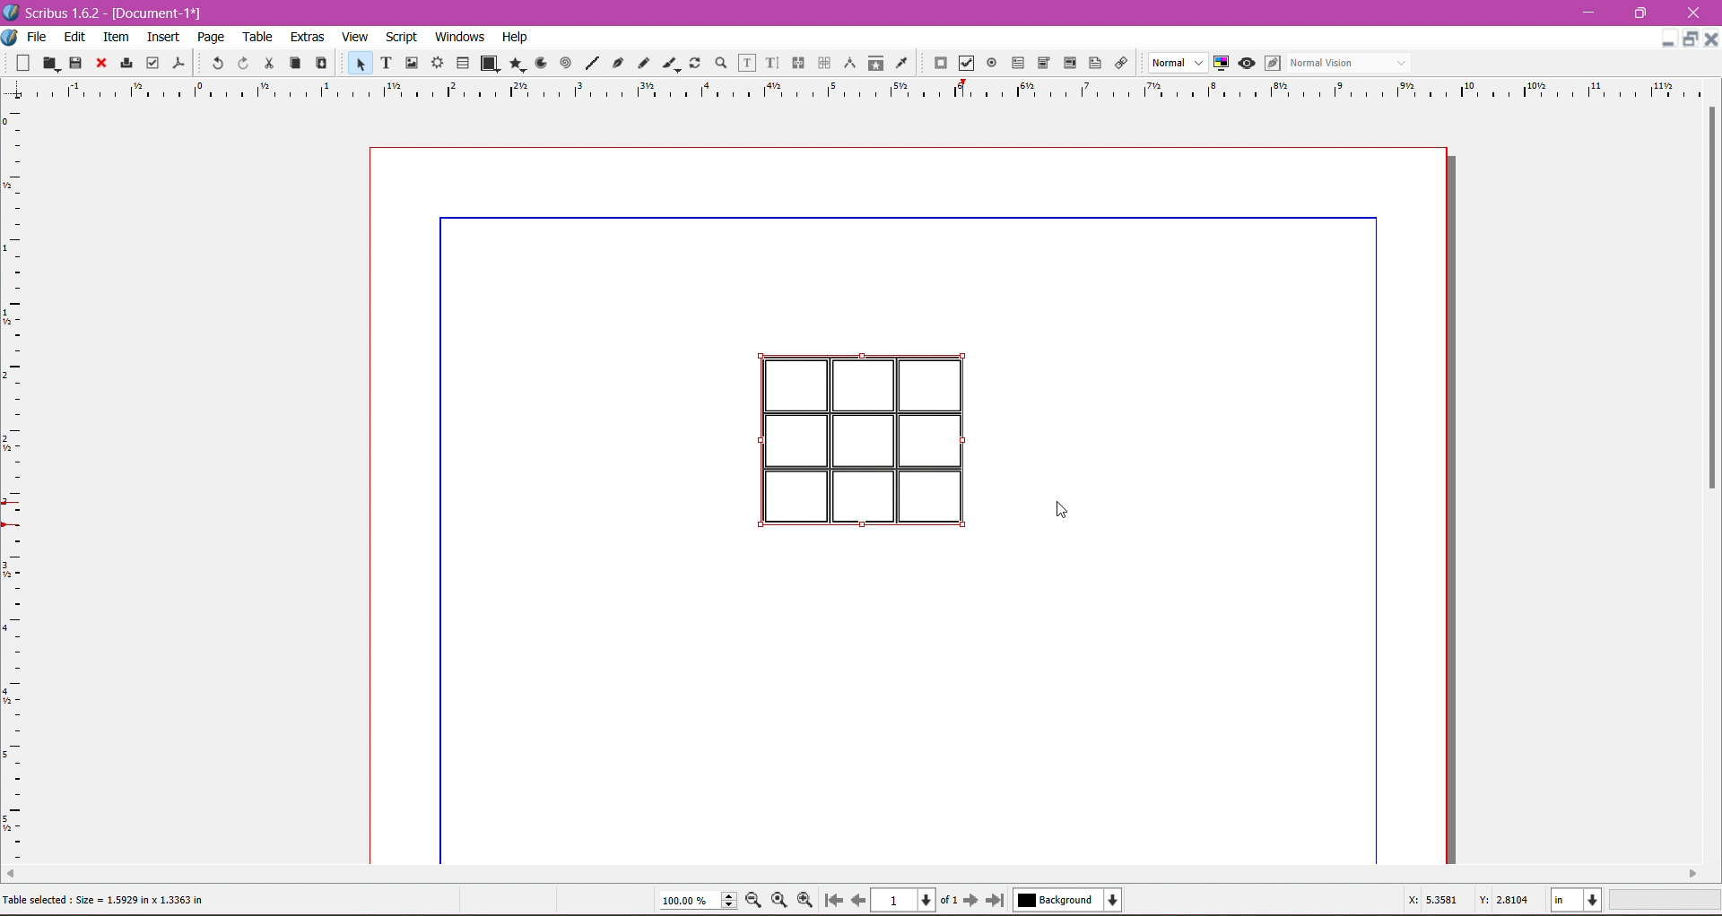  Describe the element at coordinates (564, 62) in the screenshot. I see `Spiral` at that location.